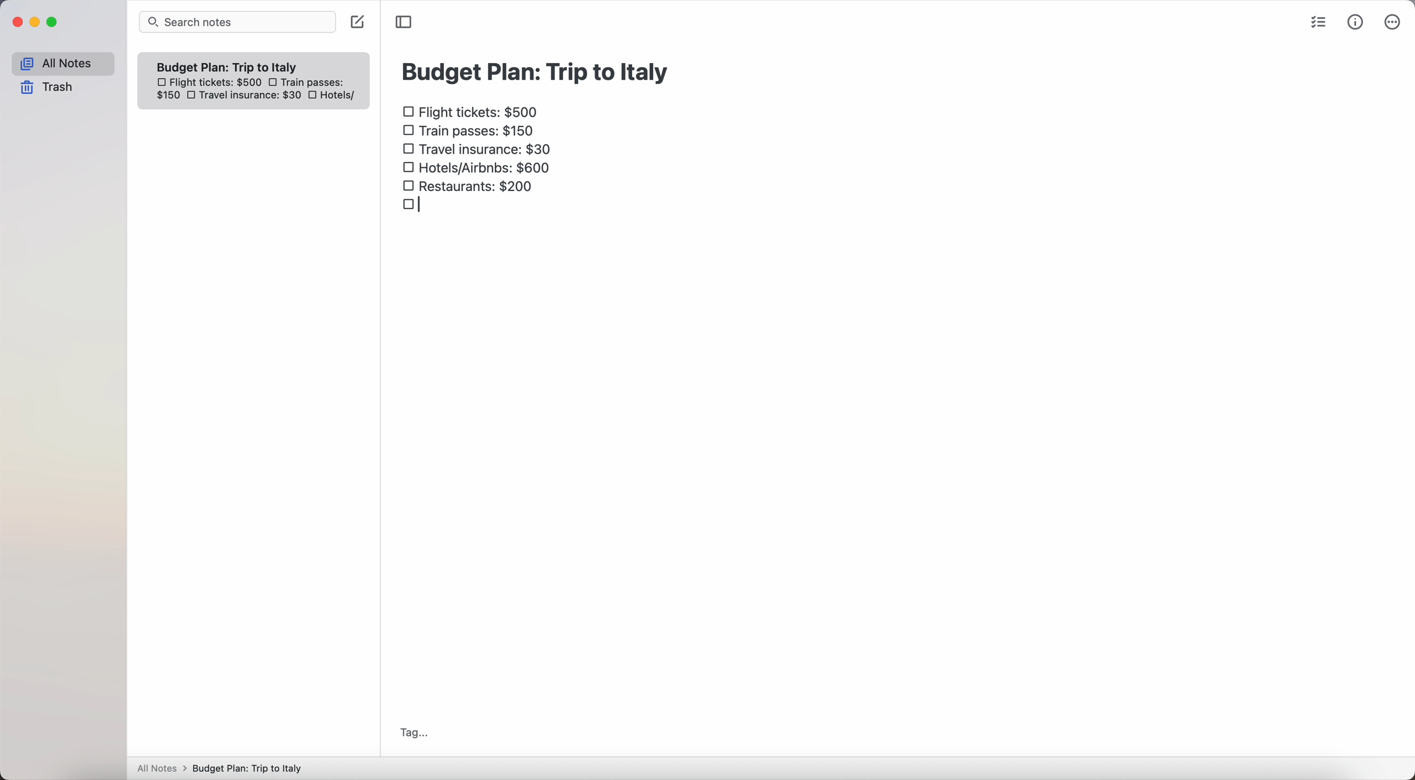 This screenshot has height=780, width=1415. What do you see at coordinates (1393, 22) in the screenshot?
I see `more options` at bounding box center [1393, 22].